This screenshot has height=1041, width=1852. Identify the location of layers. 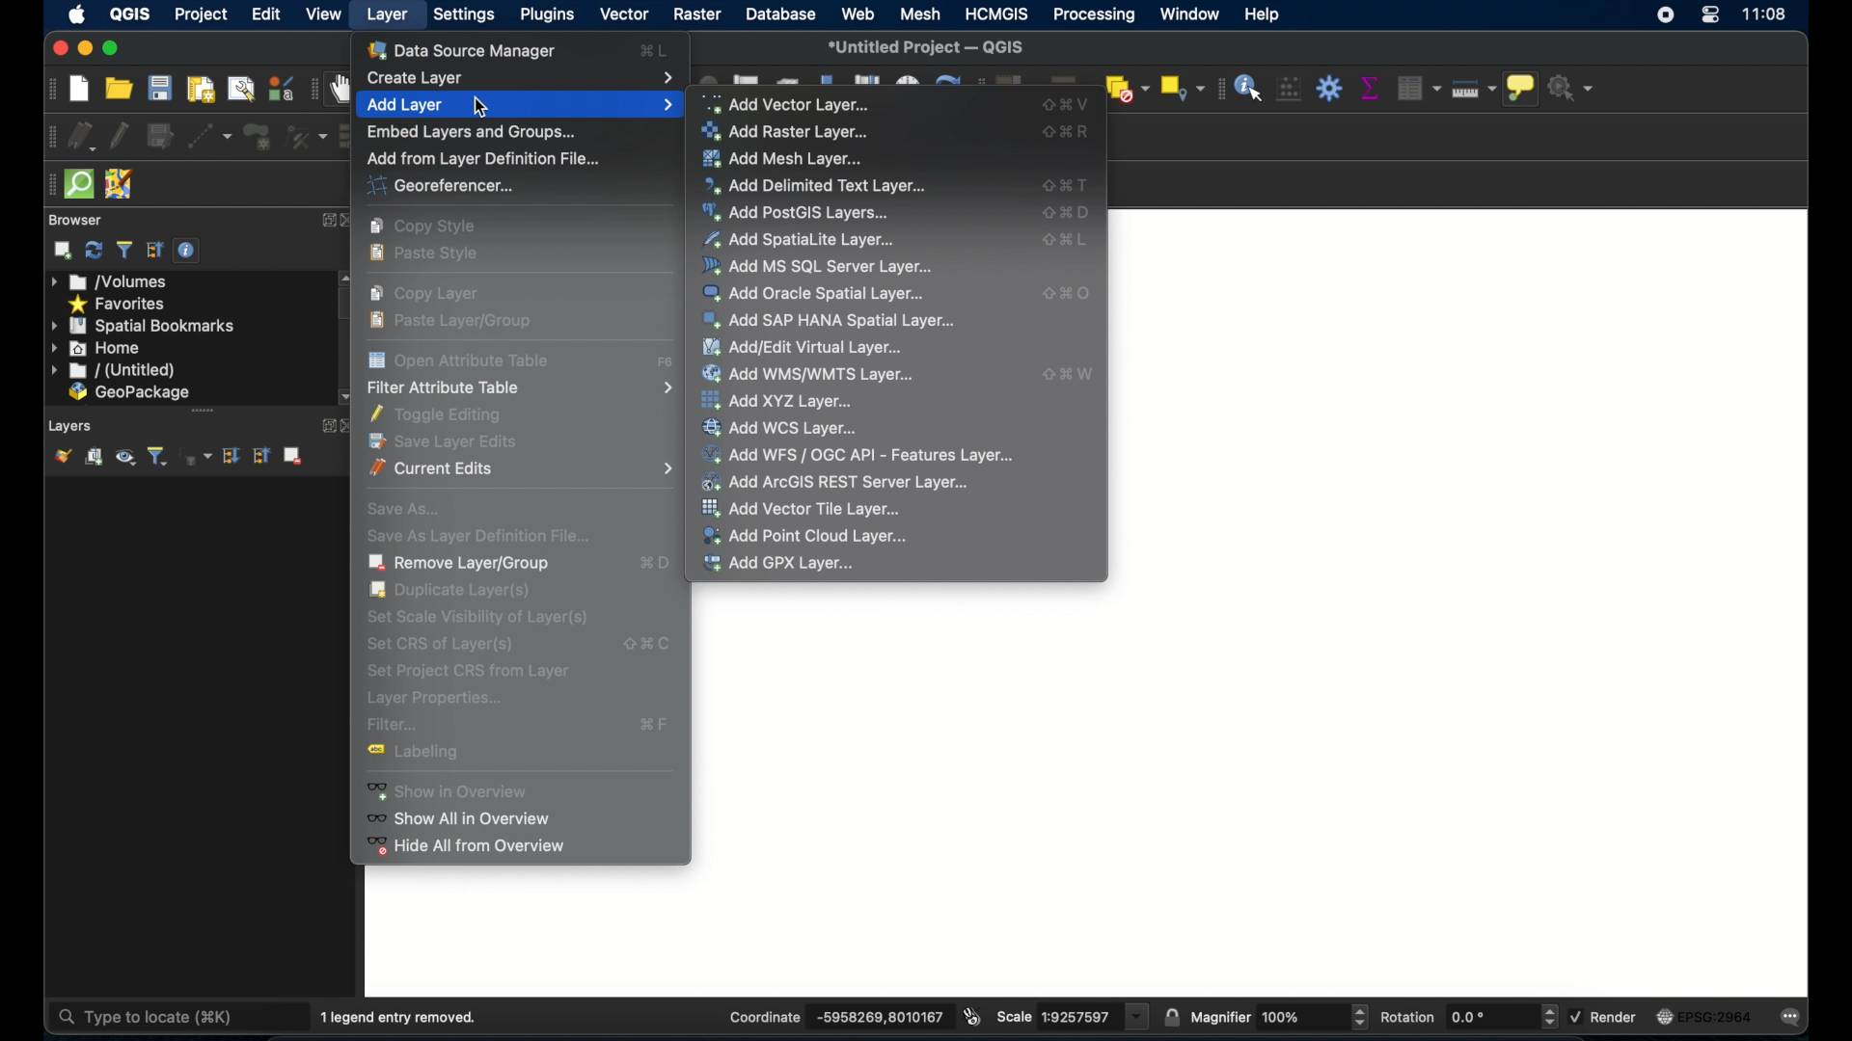
(71, 424).